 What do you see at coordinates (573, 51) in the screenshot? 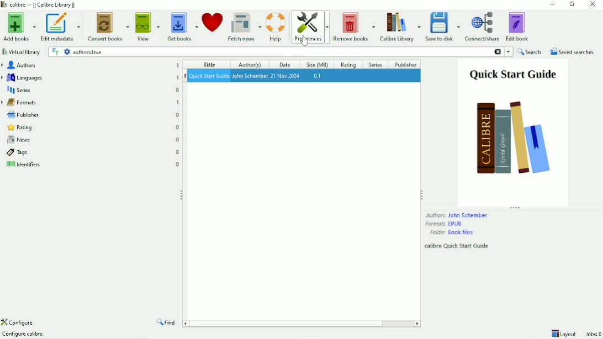
I see `Saved searches` at bounding box center [573, 51].